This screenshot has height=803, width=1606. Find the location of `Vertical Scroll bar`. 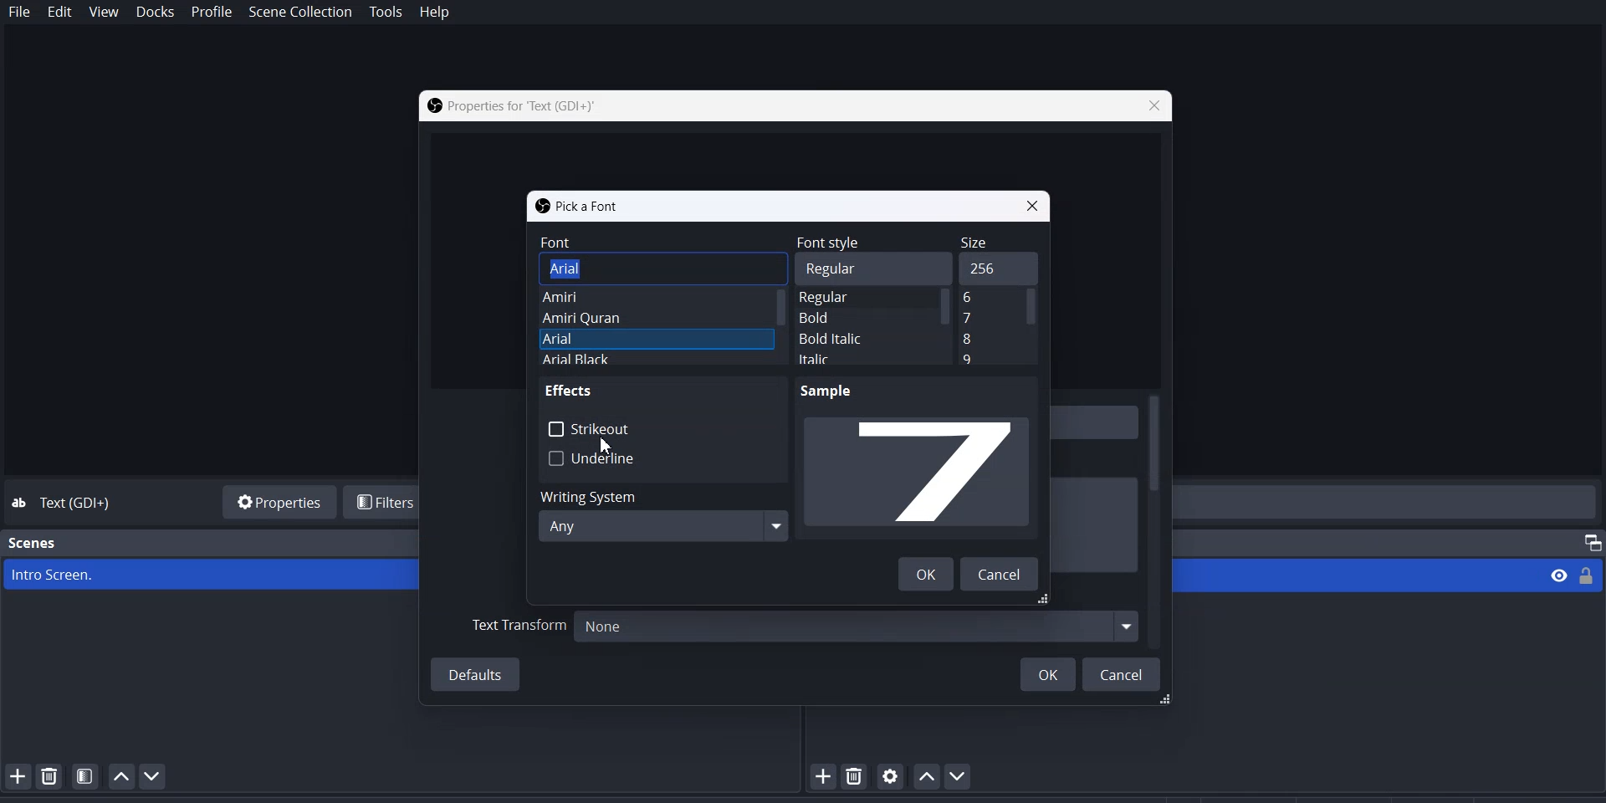

Vertical Scroll bar is located at coordinates (777, 330).